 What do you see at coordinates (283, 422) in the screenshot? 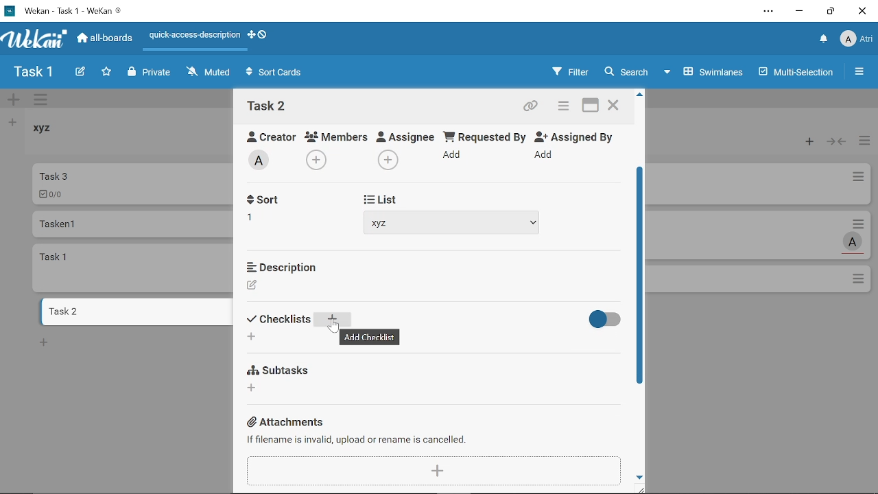
I see `Attachments` at bounding box center [283, 422].